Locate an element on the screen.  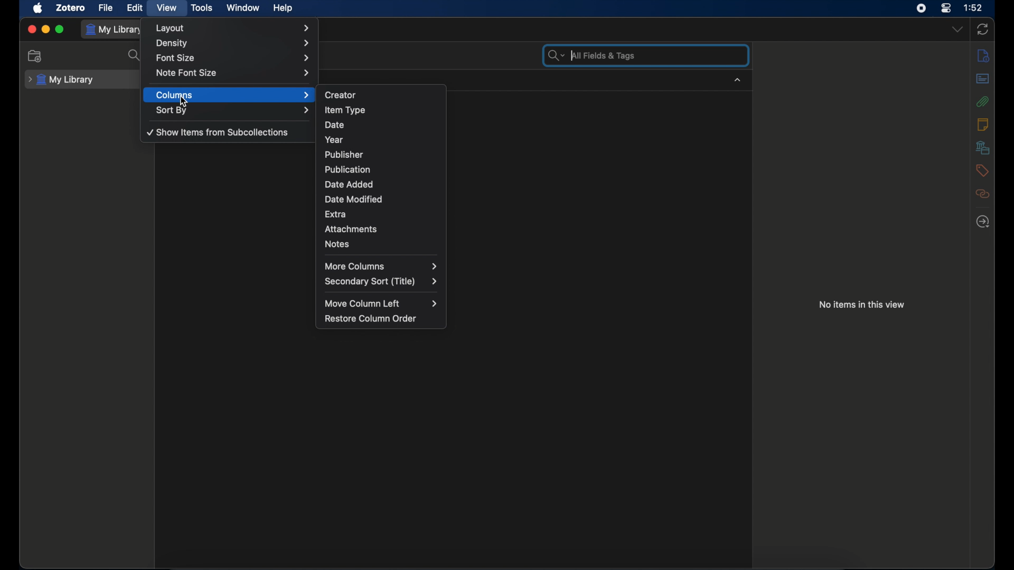
publication is located at coordinates (346, 169).